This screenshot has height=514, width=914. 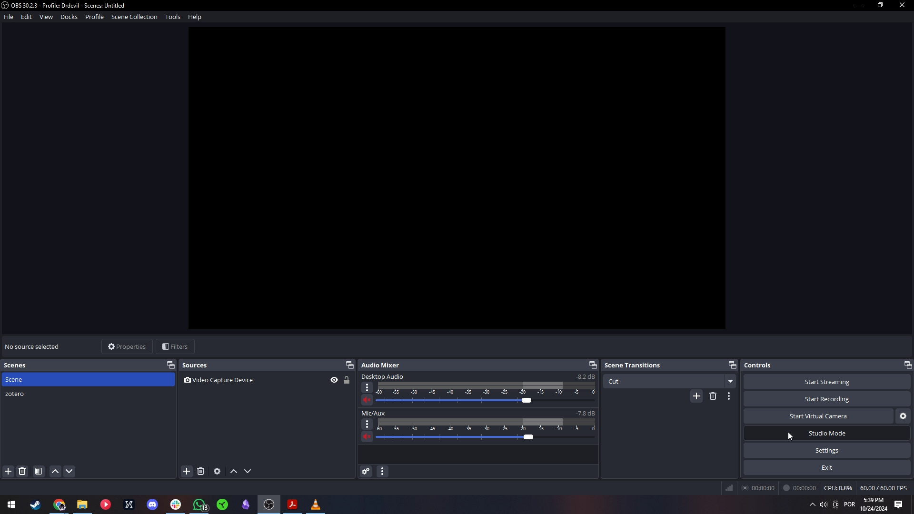 I want to click on meet, so click(x=836, y=505).